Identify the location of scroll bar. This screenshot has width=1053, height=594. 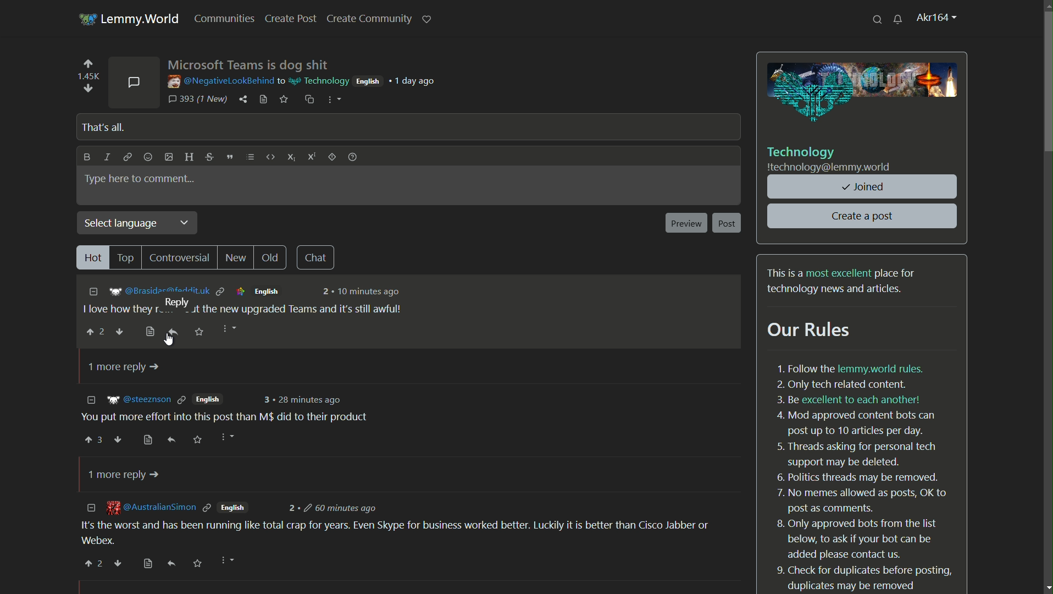
(1048, 90).